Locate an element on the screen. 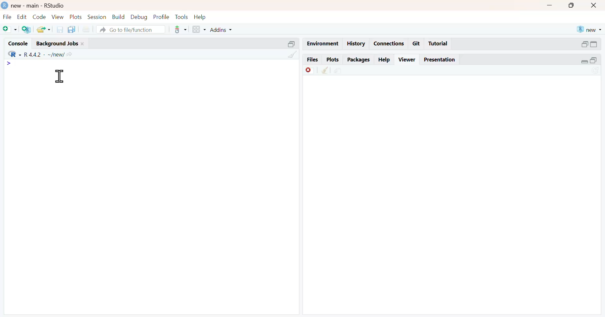 Image resolution: width=605 pixels, height=317 pixels. background jobs is located at coordinates (56, 43).